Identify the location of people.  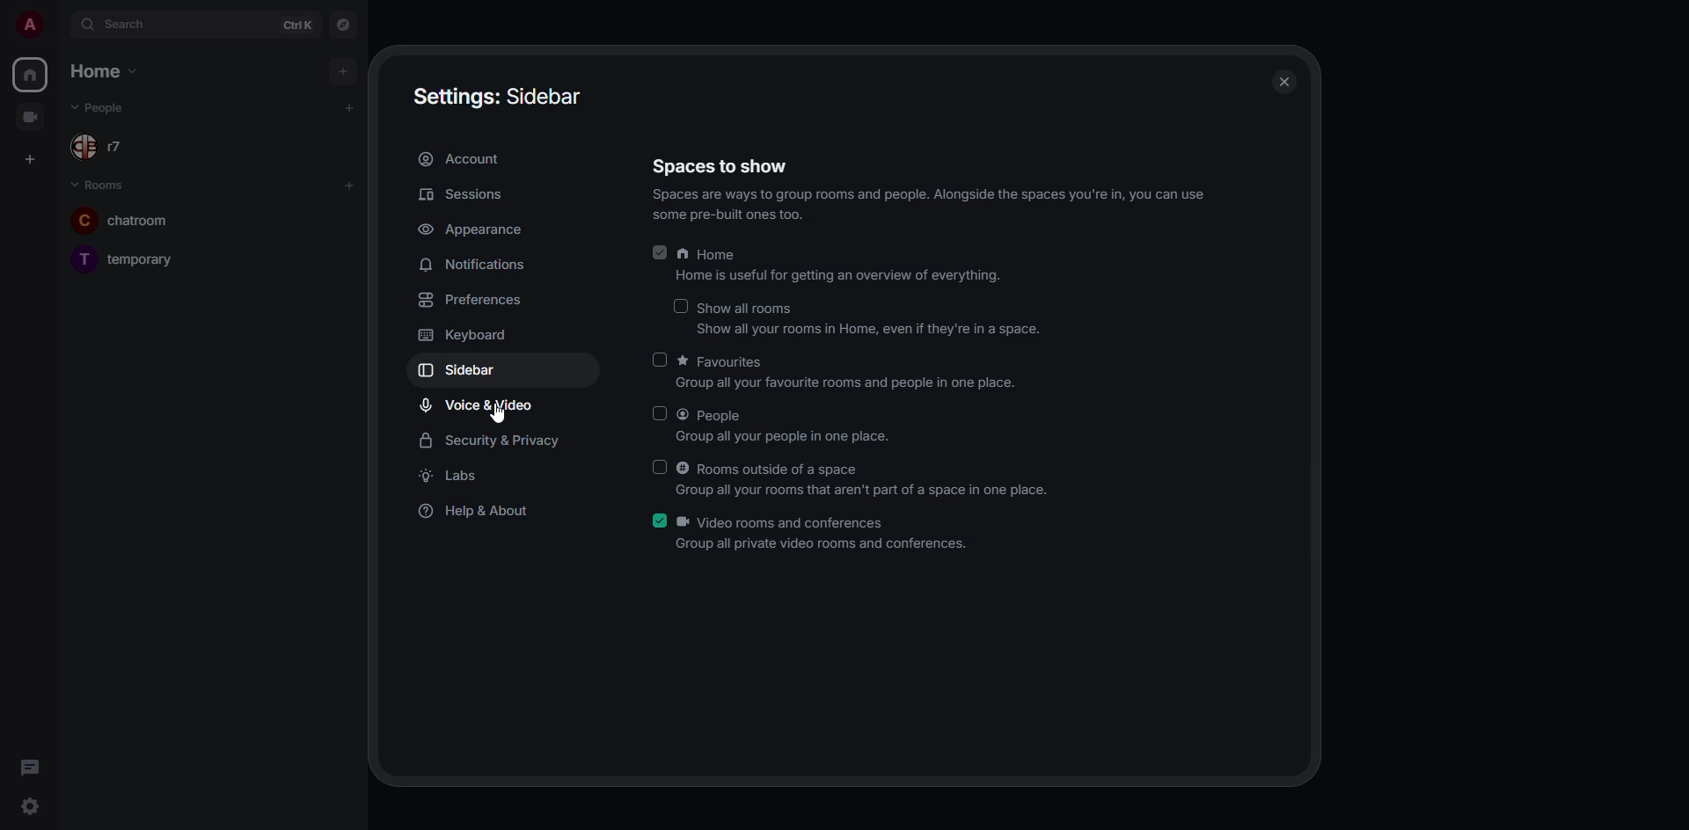
(112, 149).